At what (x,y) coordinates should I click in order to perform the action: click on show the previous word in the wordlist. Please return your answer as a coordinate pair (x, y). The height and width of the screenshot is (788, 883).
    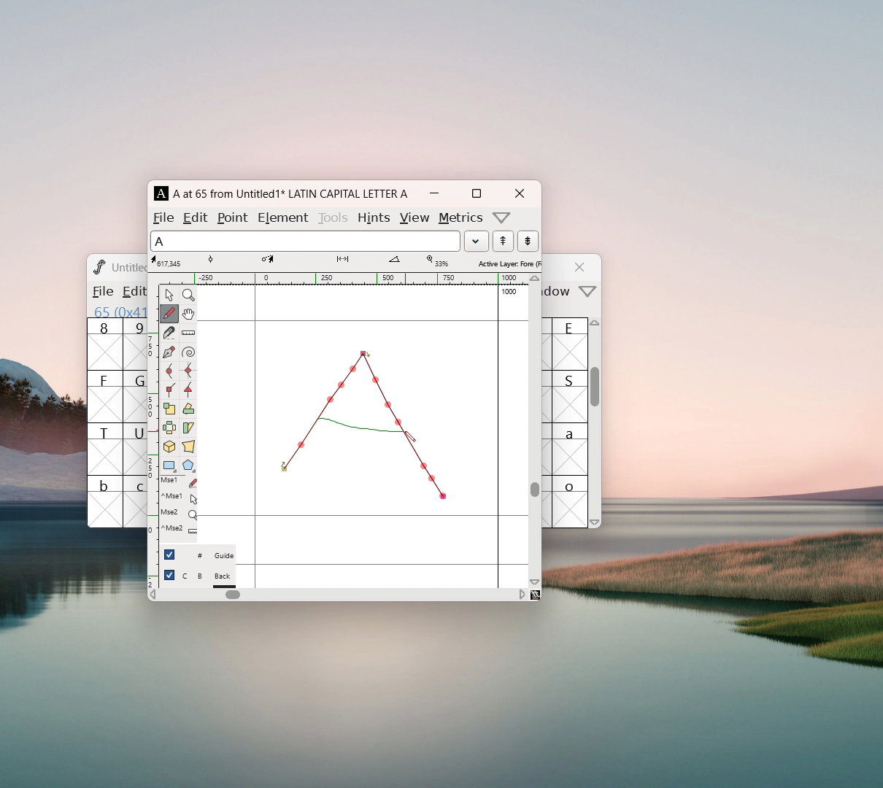
    Looking at the image, I should click on (528, 241).